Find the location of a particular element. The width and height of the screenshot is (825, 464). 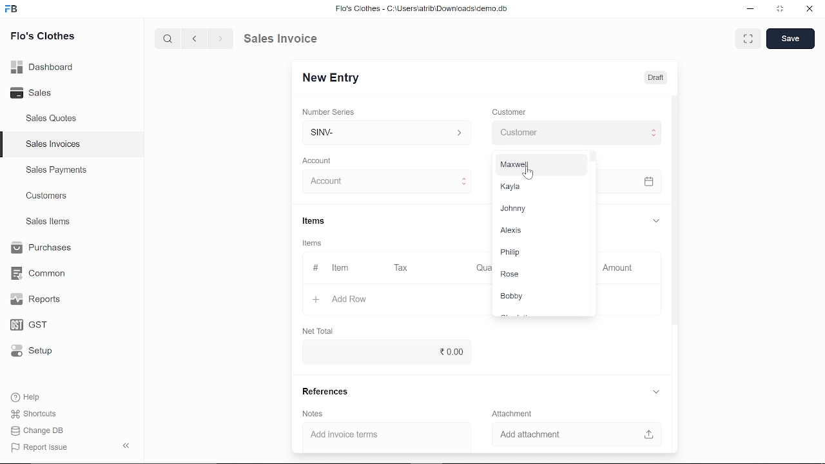

expand is located at coordinates (657, 392).